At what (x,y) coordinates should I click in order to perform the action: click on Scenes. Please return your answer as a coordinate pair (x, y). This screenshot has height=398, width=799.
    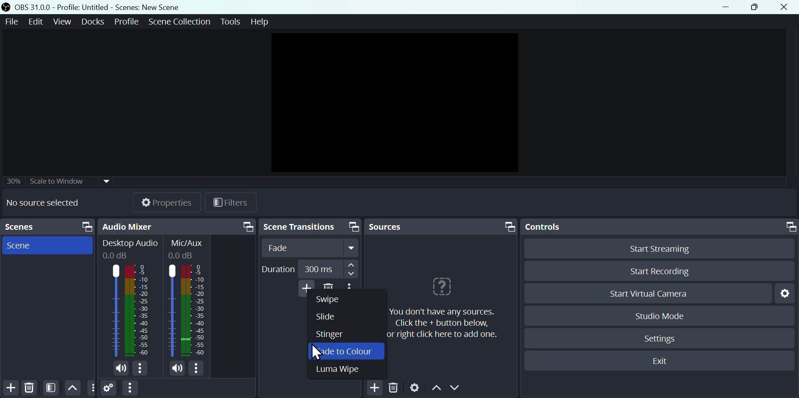
    Looking at the image, I should click on (50, 227).